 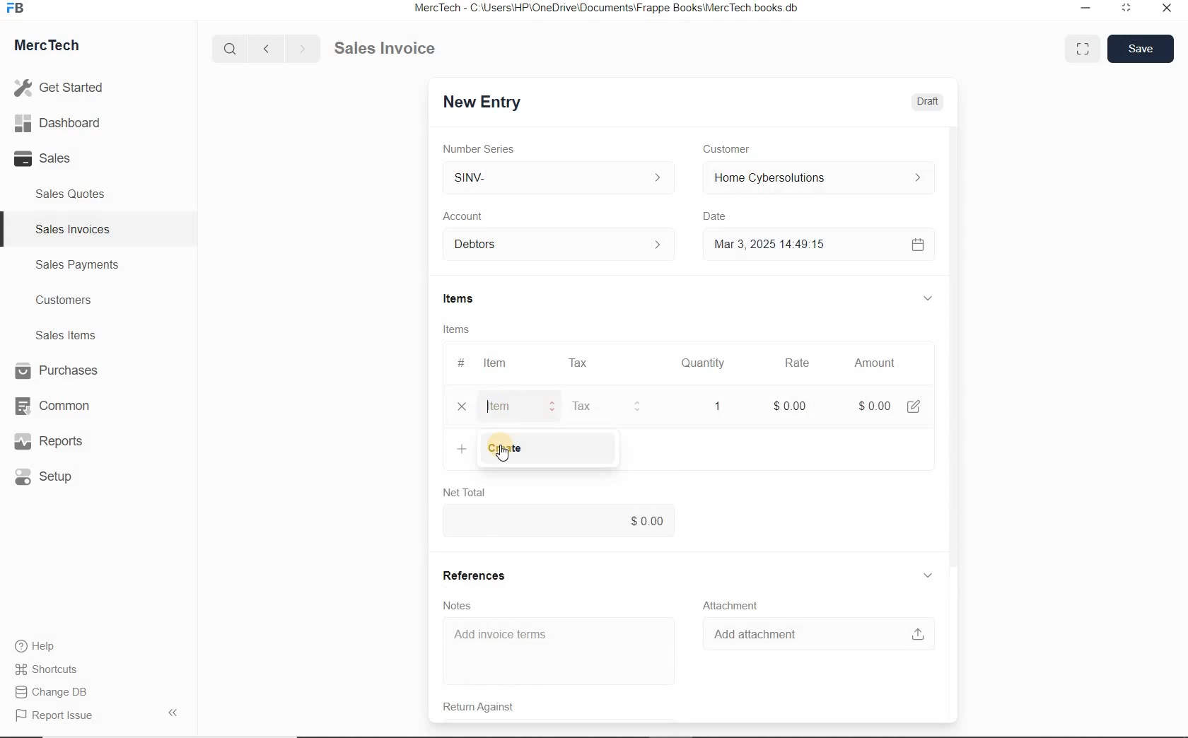 I want to click on plus, so click(x=462, y=447).